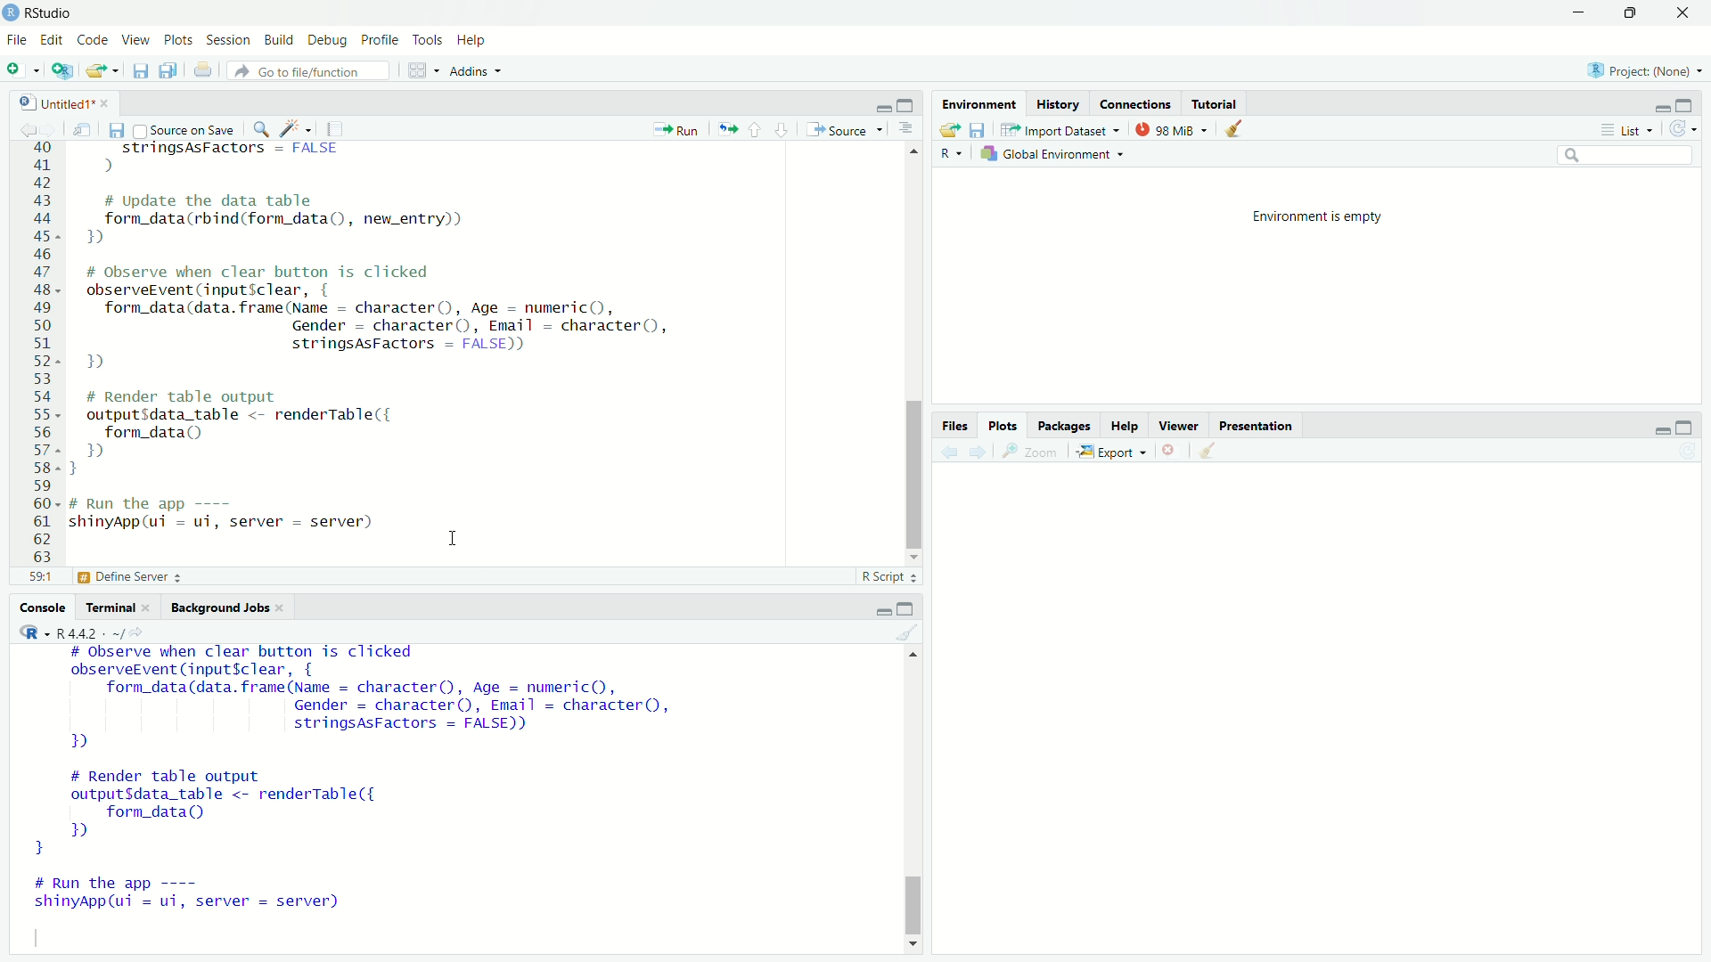 The image size is (1711, 962). Describe the element at coordinates (82, 127) in the screenshot. I see `show in new window` at that location.